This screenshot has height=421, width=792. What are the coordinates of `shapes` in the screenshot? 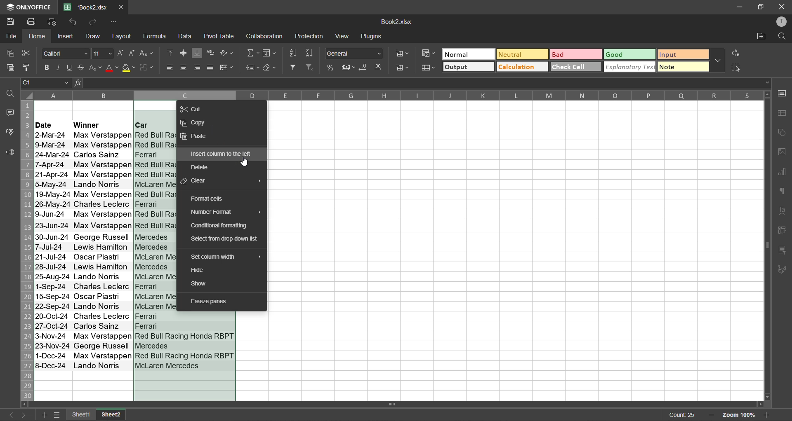 It's located at (782, 133).